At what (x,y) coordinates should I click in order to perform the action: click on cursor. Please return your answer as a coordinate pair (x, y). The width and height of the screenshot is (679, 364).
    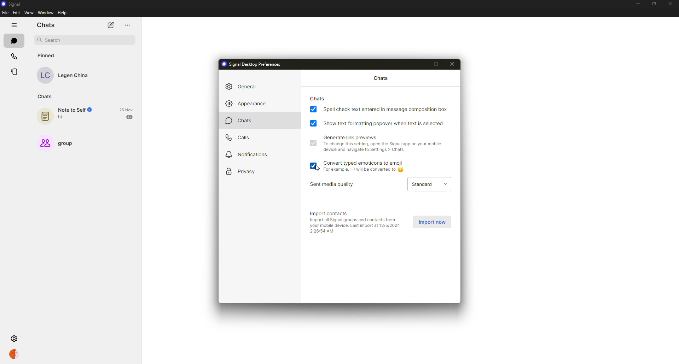
    Looking at the image, I should click on (321, 170).